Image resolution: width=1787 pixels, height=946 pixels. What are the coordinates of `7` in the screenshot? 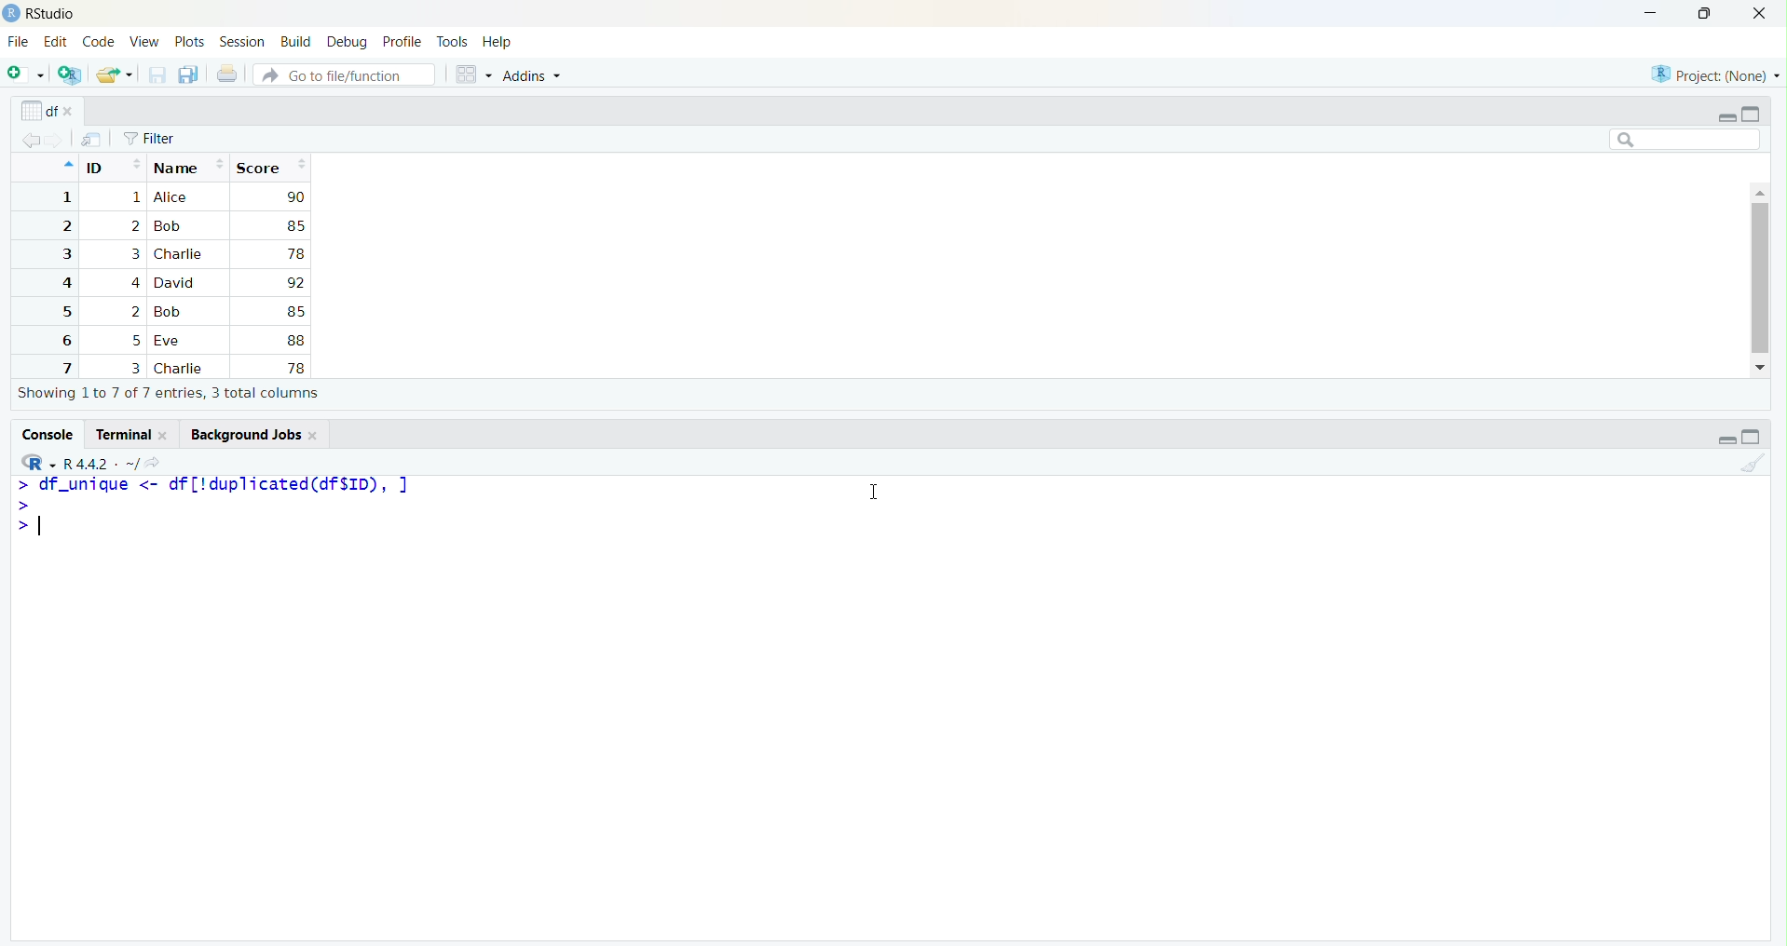 It's located at (64, 367).